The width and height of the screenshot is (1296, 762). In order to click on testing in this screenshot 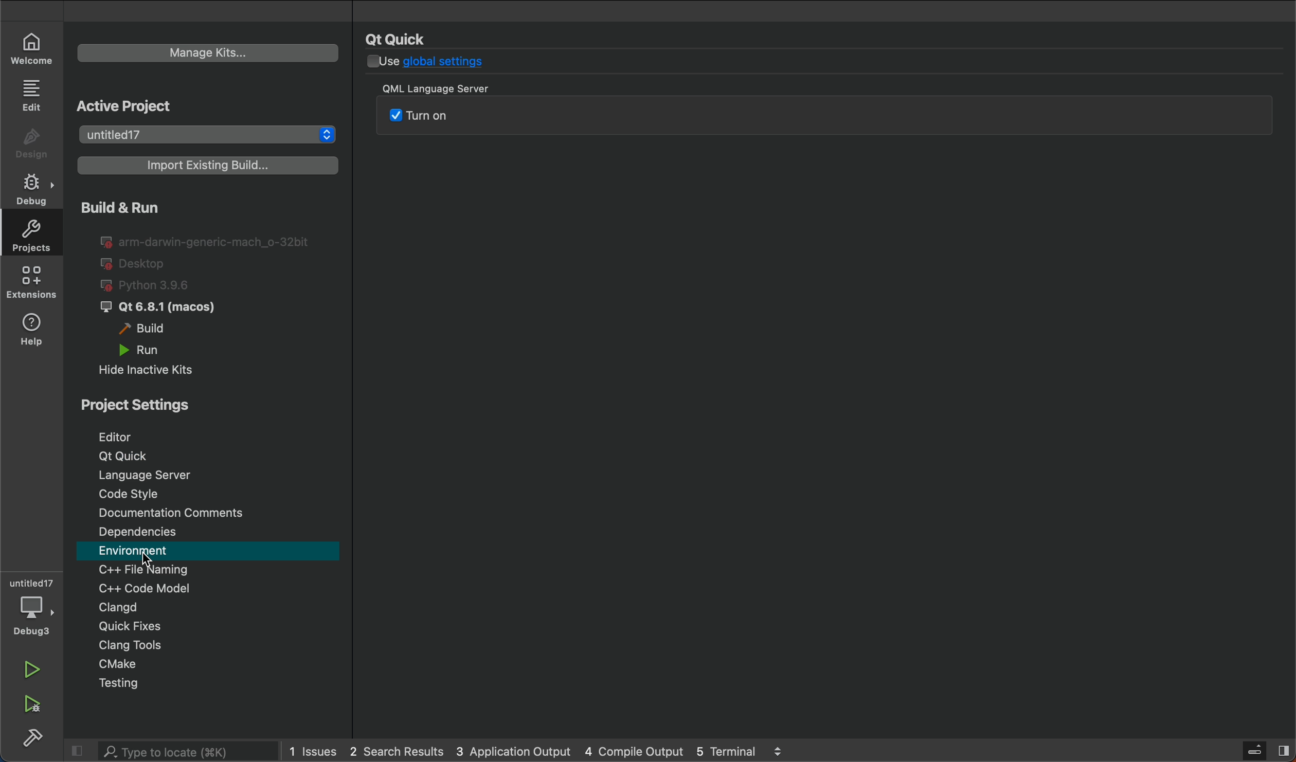, I will do `click(214, 684)`.